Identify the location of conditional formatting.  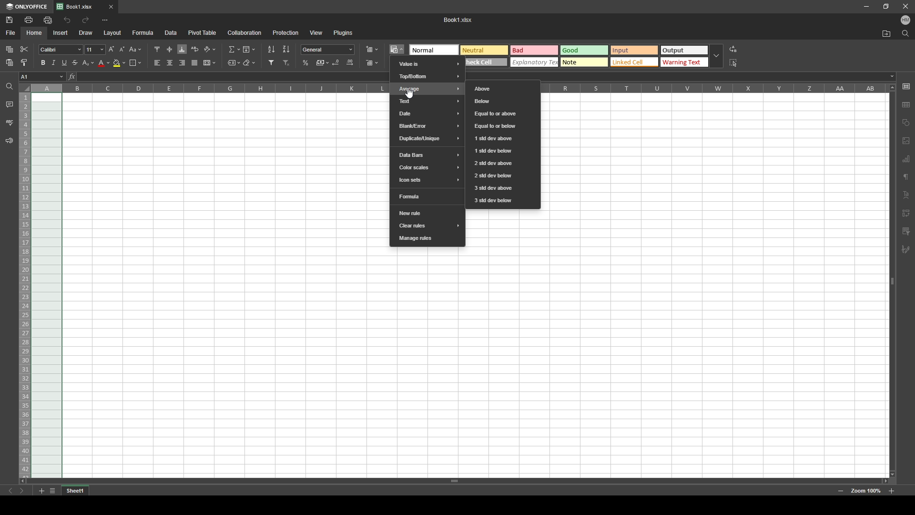
(397, 49).